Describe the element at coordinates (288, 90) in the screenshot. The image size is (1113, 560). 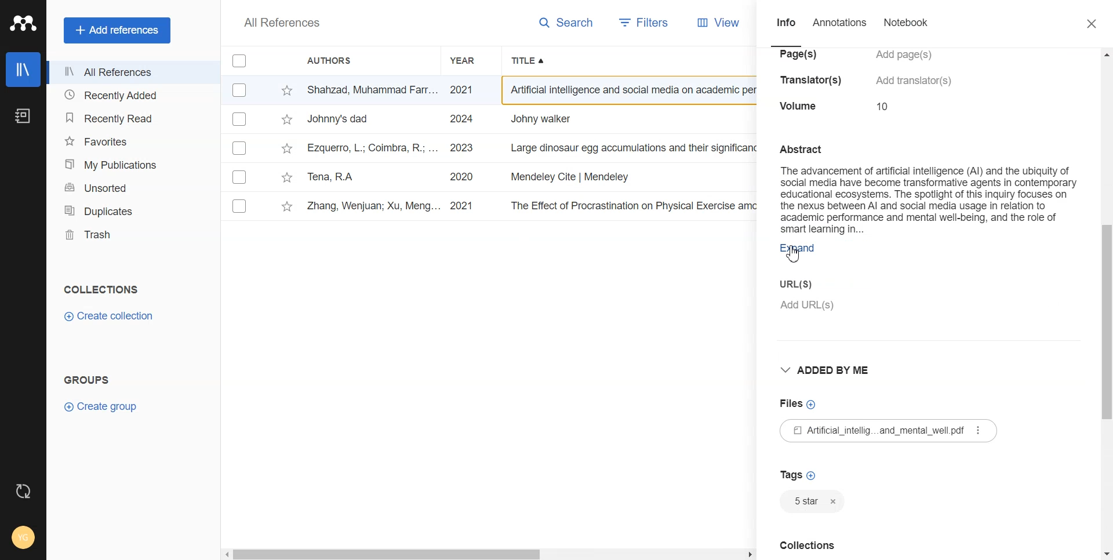
I see `star` at that location.